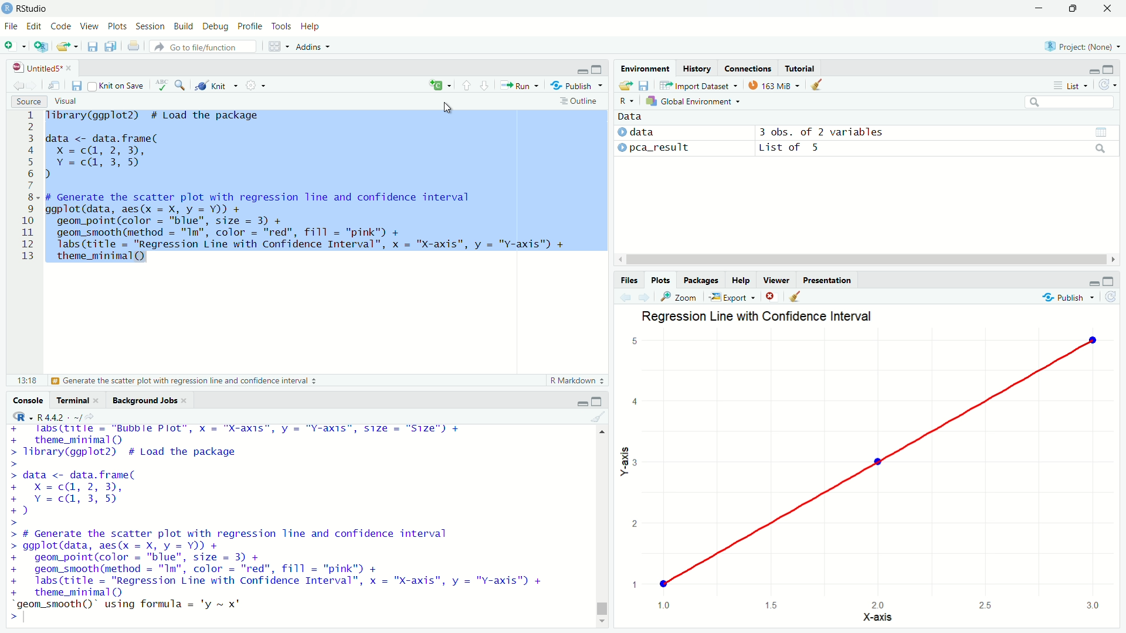 The height and width of the screenshot is (633, 1126). Describe the element at coordinates (644, 132) in the screenshot. I see `data` at that location.